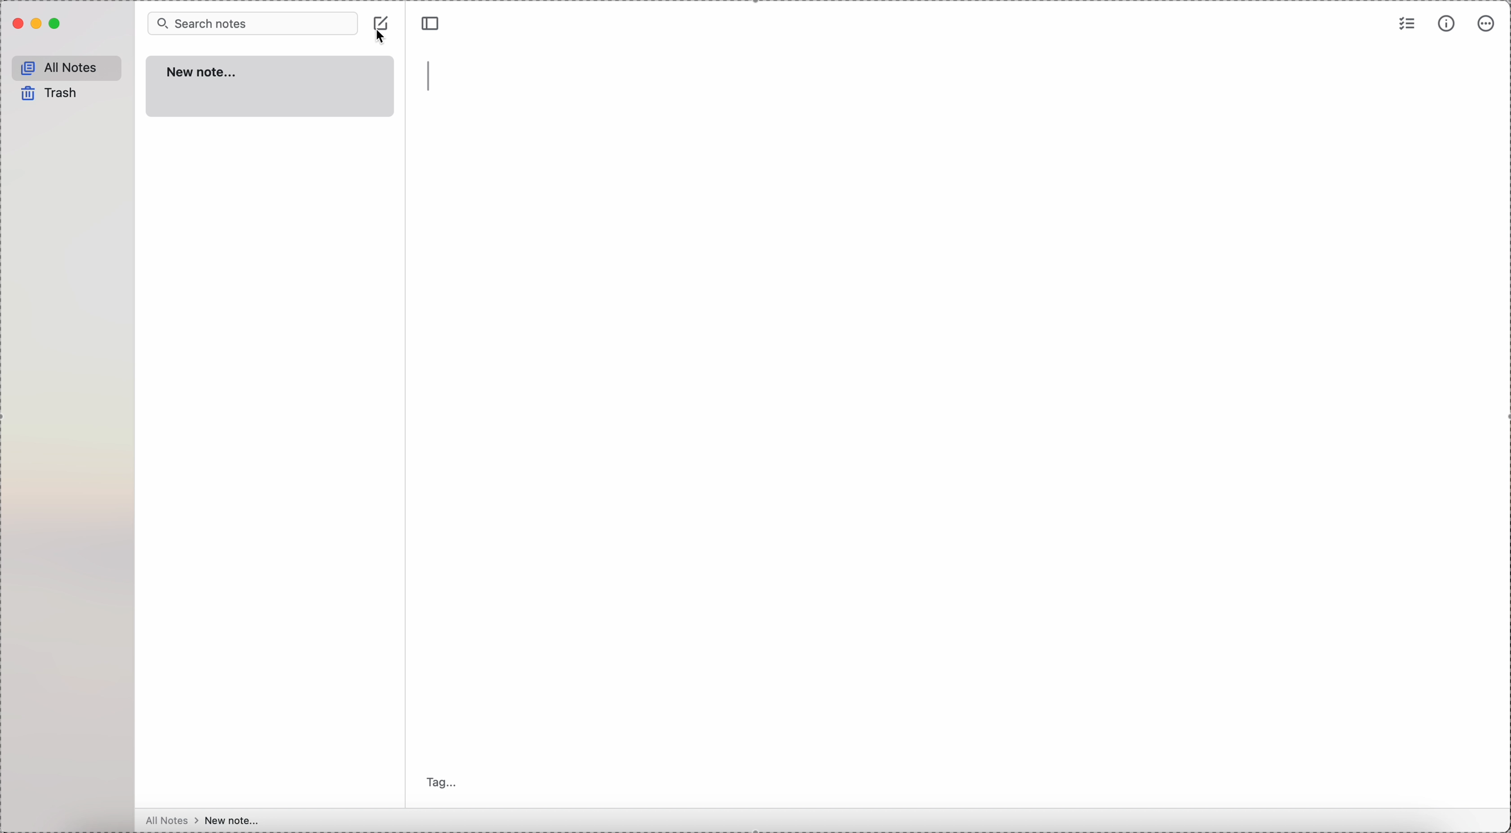 The image size is (1511, 833). What do you see at coordinates (1405, 26) in the screenshot?
I see `check list` at bounding box center [1405, 26].